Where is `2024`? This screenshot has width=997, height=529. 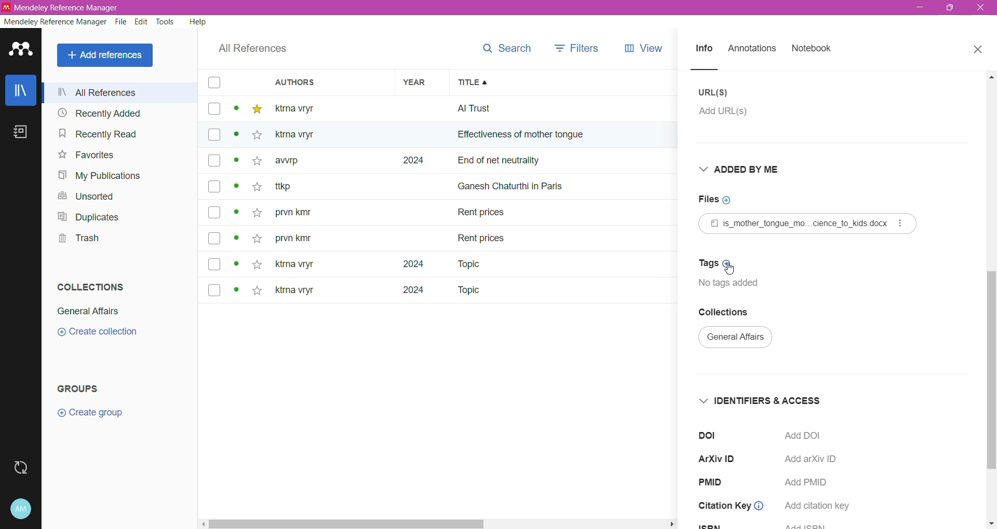
2024 is located at coordinates (411, 161).